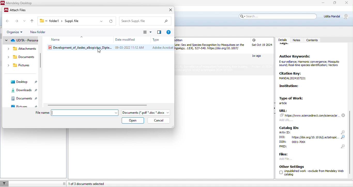 The width and height of the screenshot is (353, 187). Describe the element at coordinates (24, 82) in the screenshot. I see `desktop` at that location.